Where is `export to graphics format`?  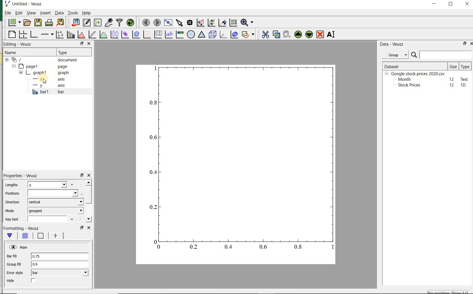
export to graphics format is located at coordinates (61, 23).